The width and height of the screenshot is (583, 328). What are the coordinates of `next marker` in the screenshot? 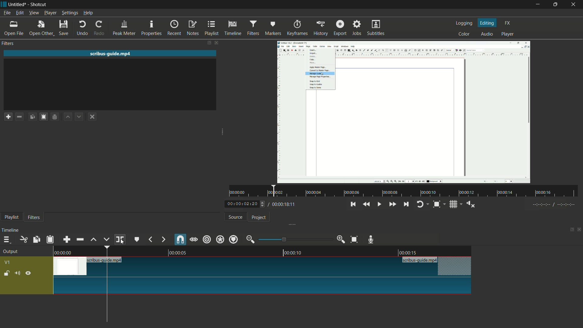 It's located at (164, 240).